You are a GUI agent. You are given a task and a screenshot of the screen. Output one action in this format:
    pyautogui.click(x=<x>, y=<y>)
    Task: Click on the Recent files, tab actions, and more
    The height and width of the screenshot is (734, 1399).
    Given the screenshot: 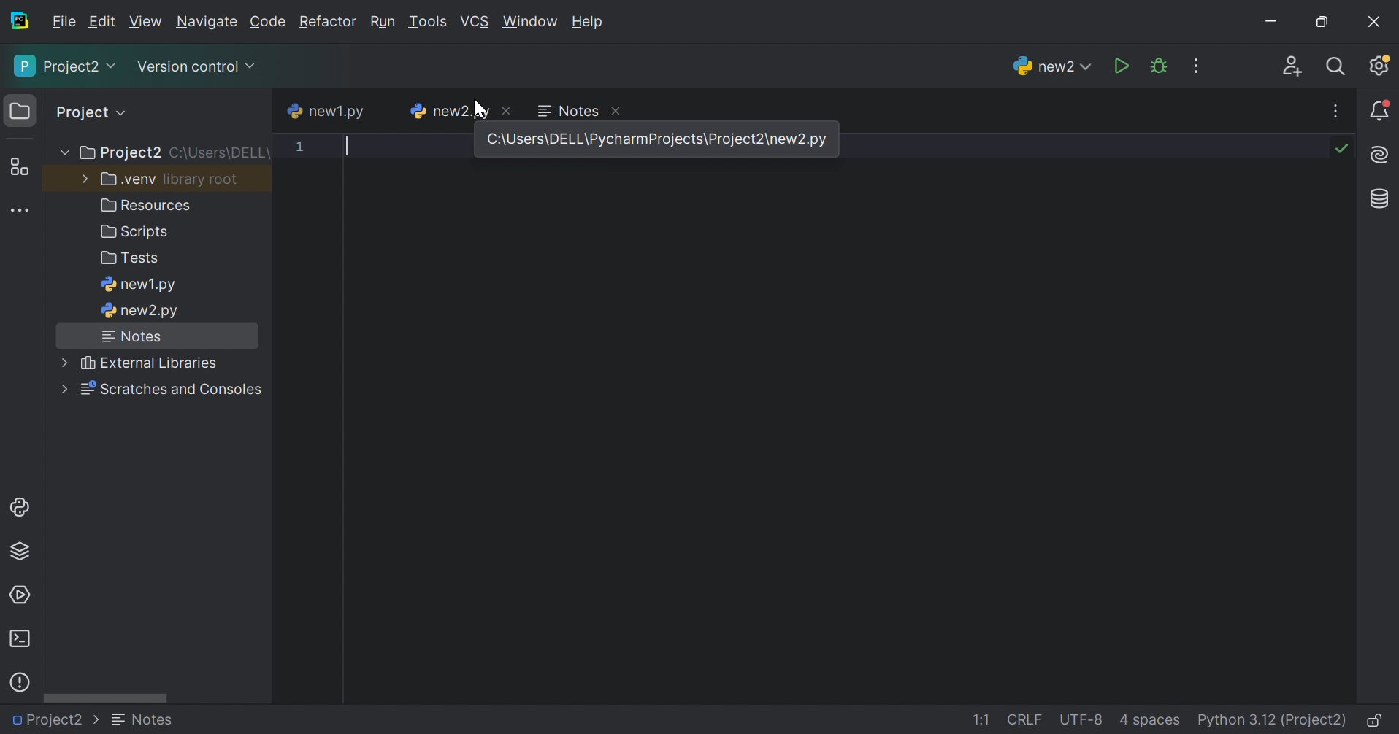 What is the action you would take?
    pyautogui.click(x=1337, y=111)
    